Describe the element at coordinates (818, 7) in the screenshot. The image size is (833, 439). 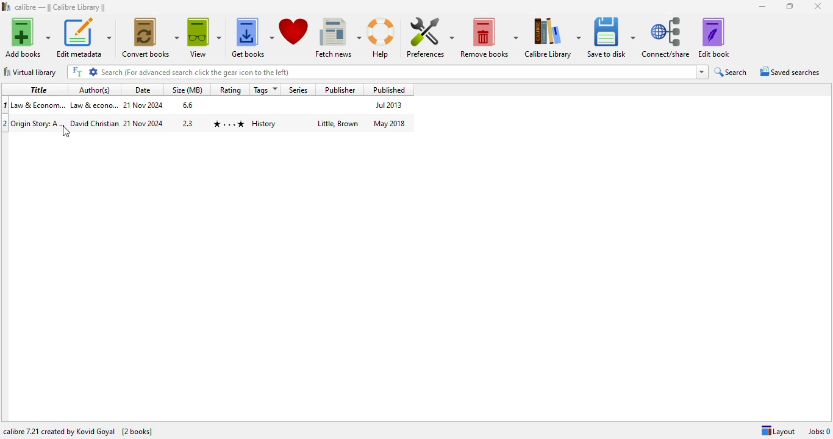
I see `close` at that location.